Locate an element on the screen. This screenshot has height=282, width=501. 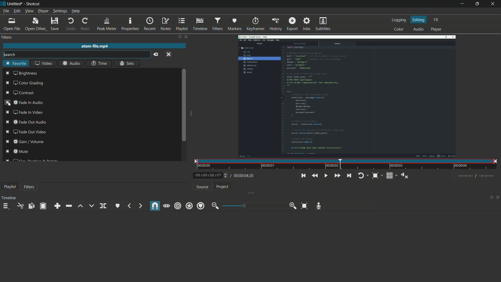
close filters is located at coordinates (188, 37).